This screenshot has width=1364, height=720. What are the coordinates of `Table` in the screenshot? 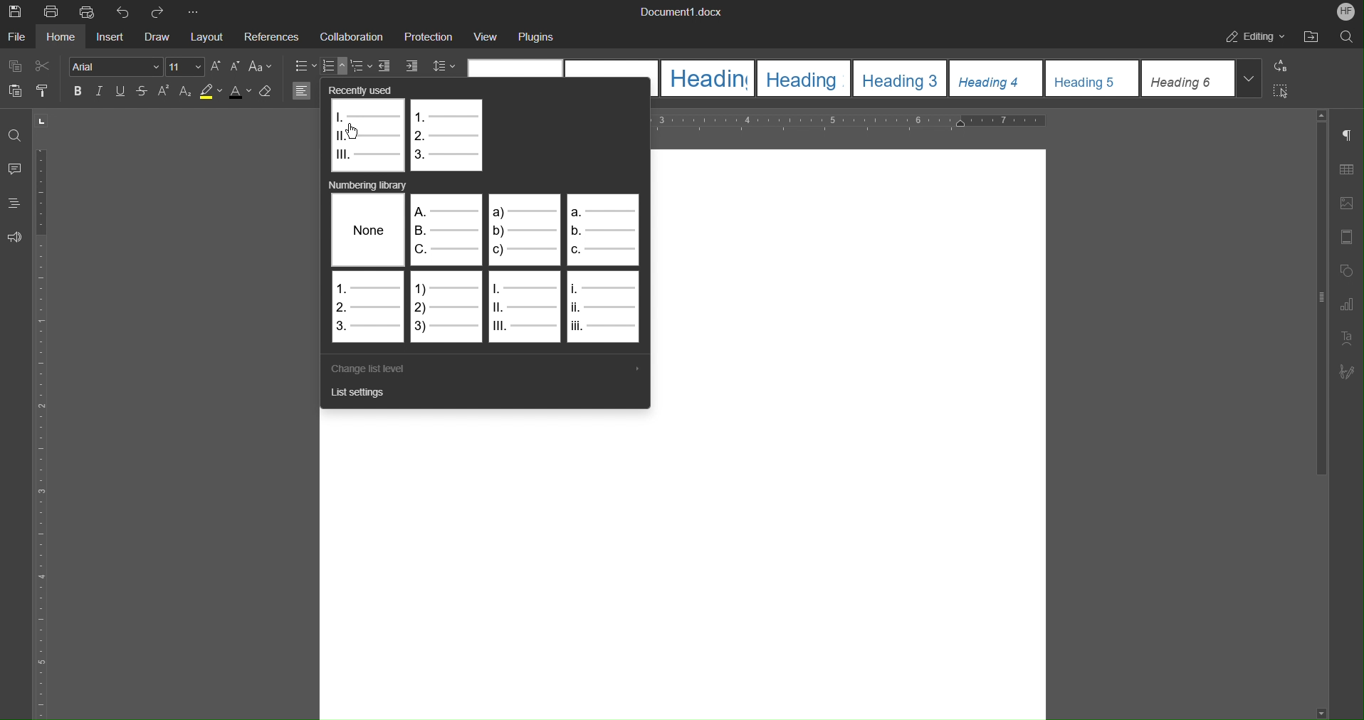 It's located at (1348, 169).